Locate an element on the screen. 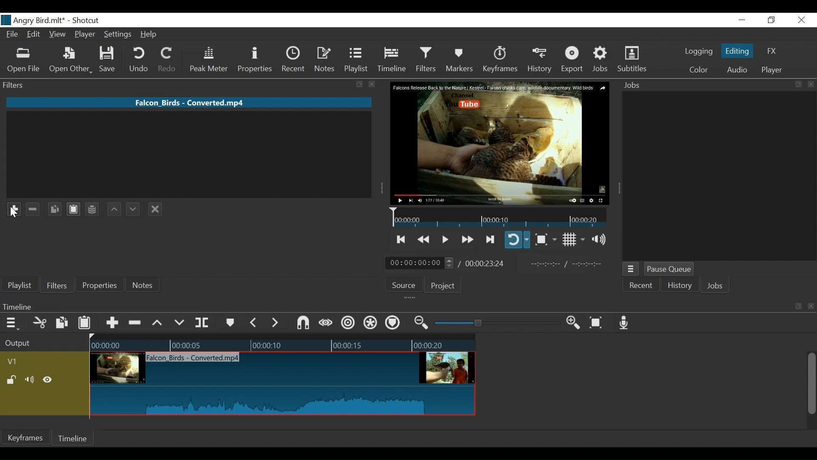 This screenshot has width=817, height=460. Redo is located at coordinates (168, 60).